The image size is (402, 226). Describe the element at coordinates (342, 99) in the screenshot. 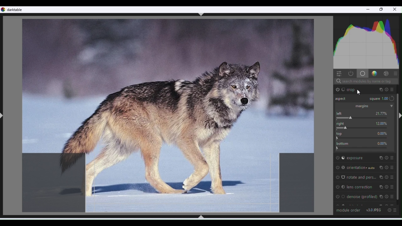

I see `Aspect` at that location.